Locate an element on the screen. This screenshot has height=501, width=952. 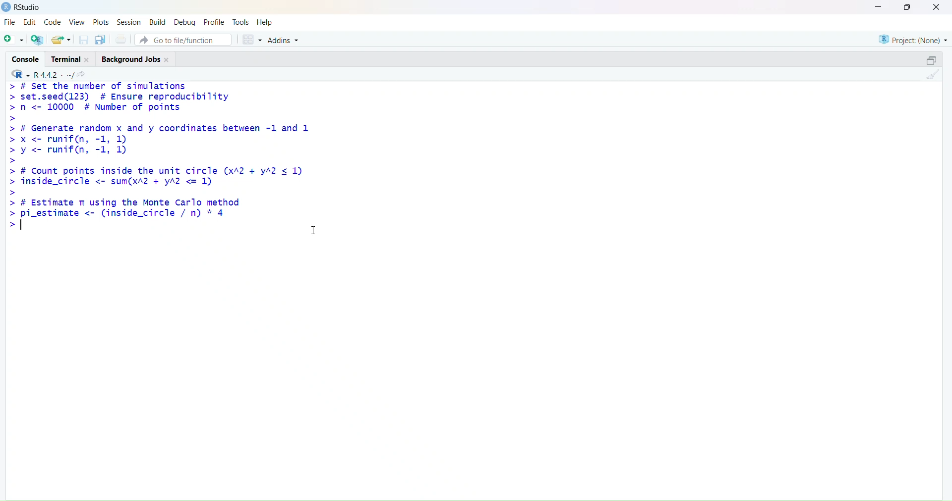
Addins is located at coordinates (285, 39).